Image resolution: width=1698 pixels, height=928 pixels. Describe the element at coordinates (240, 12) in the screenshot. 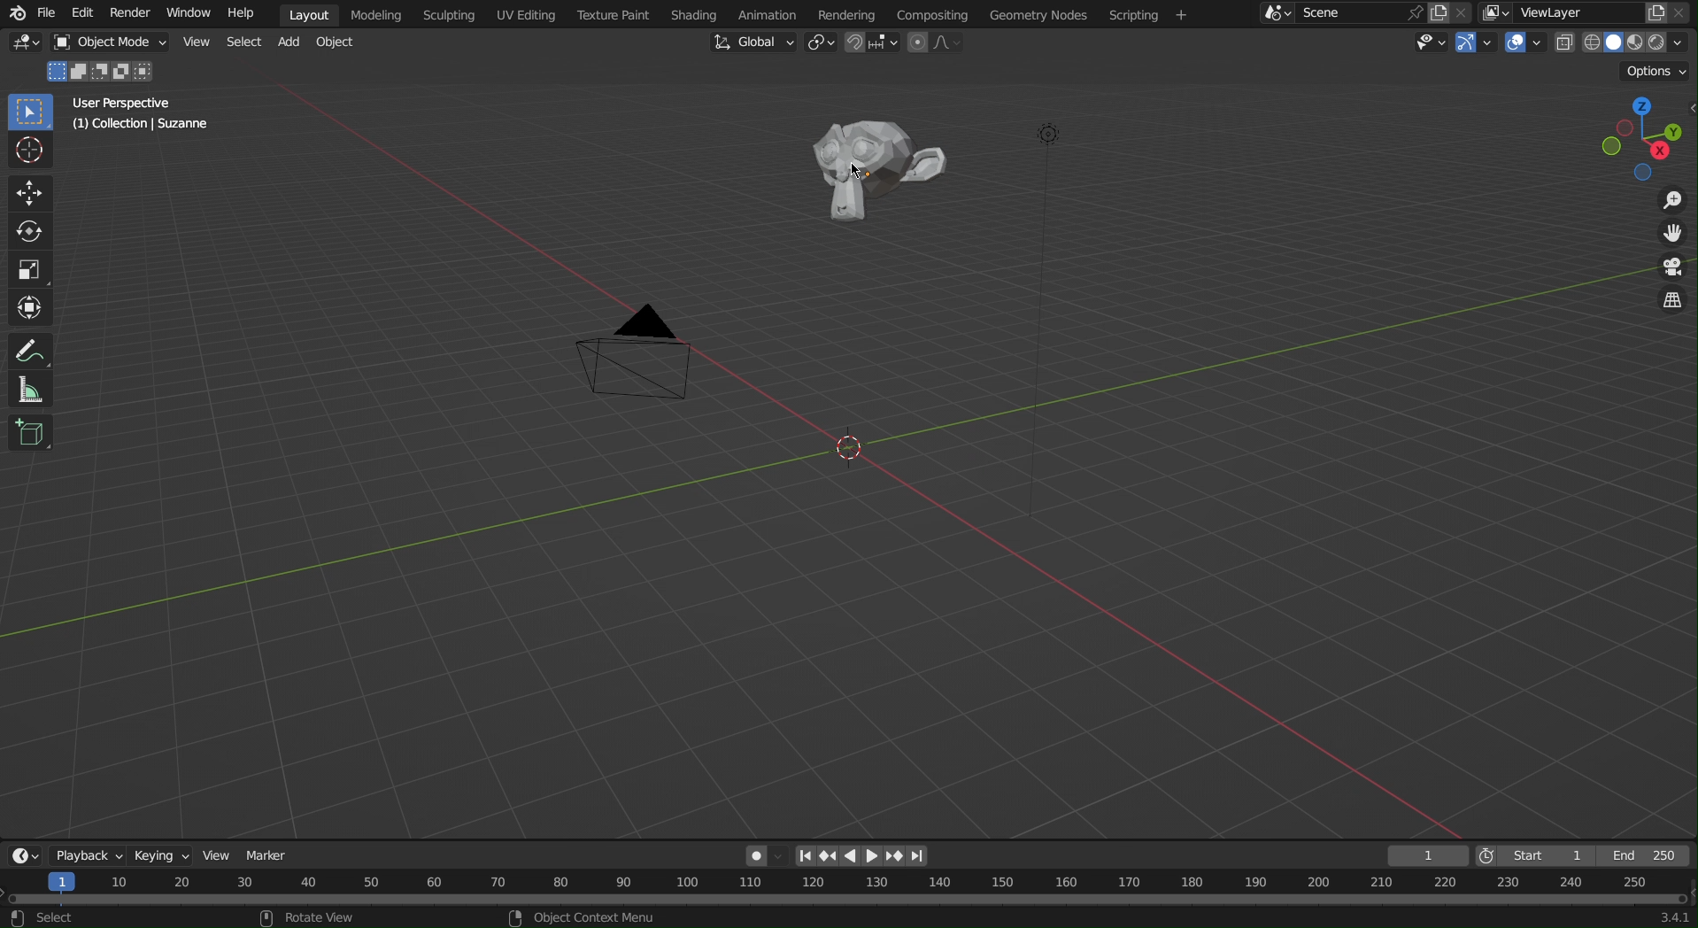

I see `Help` at that location.